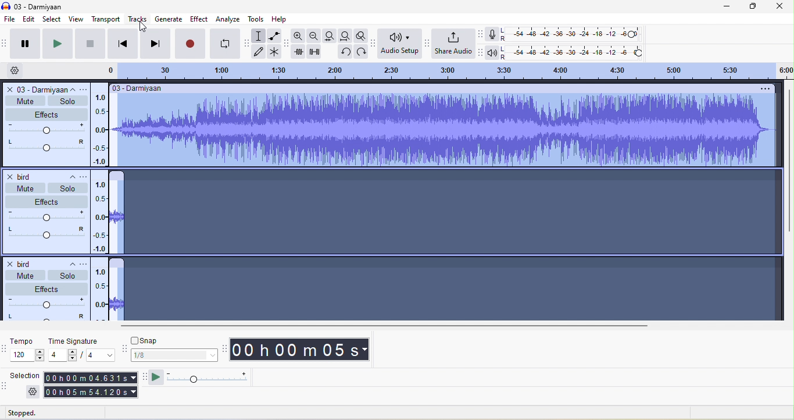  What do you see at coordinates (144, 378) in the screenshot?
I see `audacity play at speed toolbar` at bounding box center [144, 378].